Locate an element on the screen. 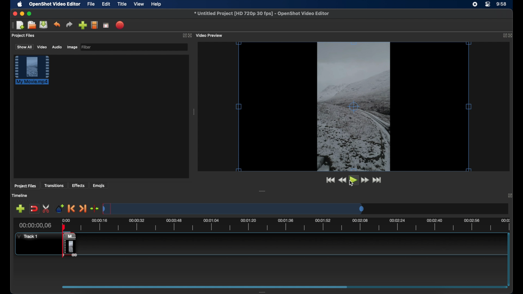  time is located at coordinates (502, 4).